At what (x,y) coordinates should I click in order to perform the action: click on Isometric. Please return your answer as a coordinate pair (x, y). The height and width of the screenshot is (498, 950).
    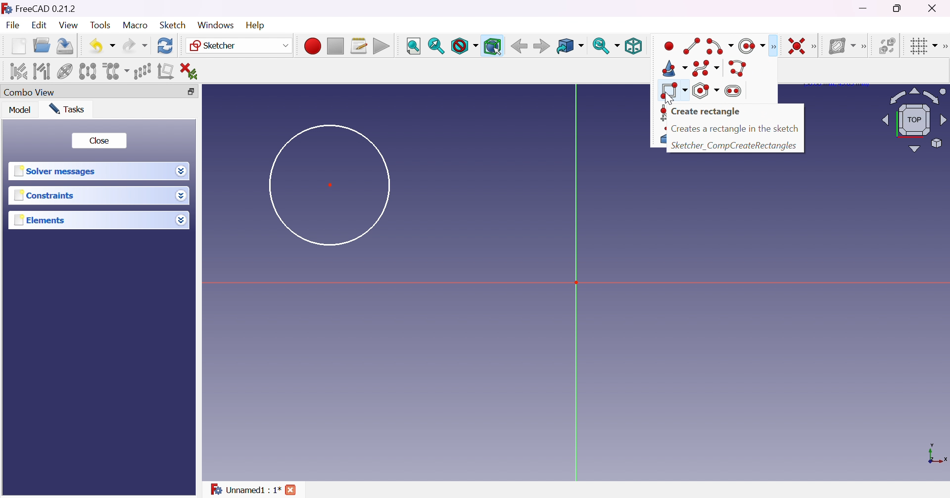
    Looking at the image, I should click on (633, 47).